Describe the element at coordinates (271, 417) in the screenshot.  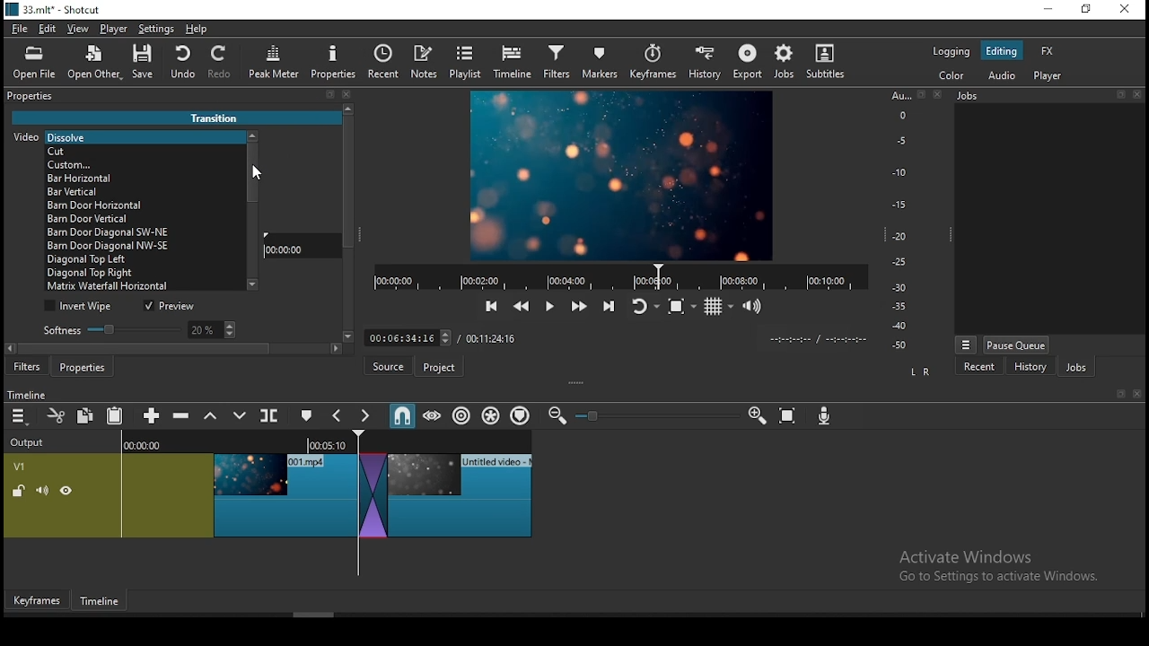
I see `split at playhead` at that location.